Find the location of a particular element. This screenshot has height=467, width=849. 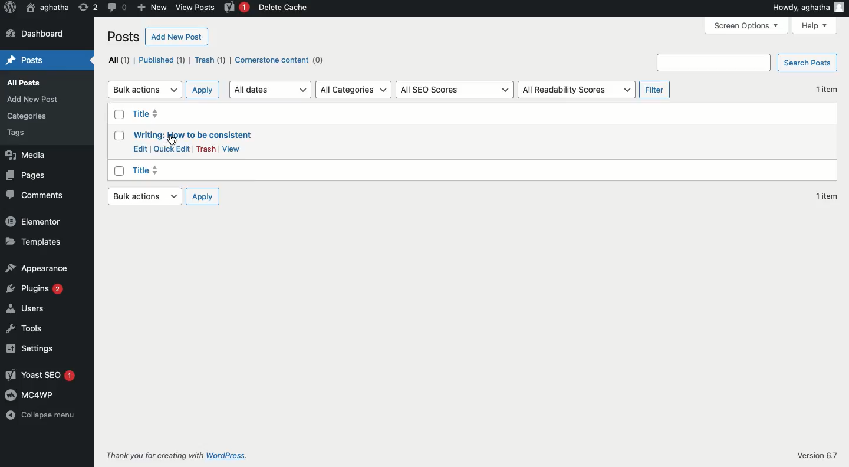

Delete cache is located at coordinates (291, 8).